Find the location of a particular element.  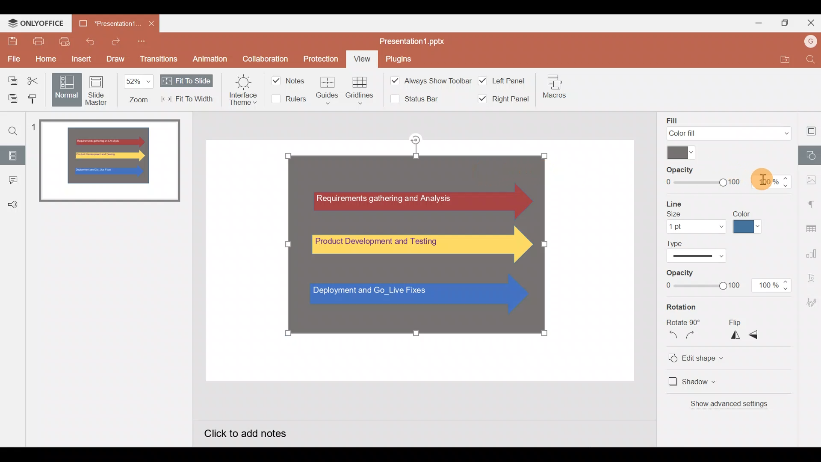

Shapes settings is located at coordinates (810, 157).